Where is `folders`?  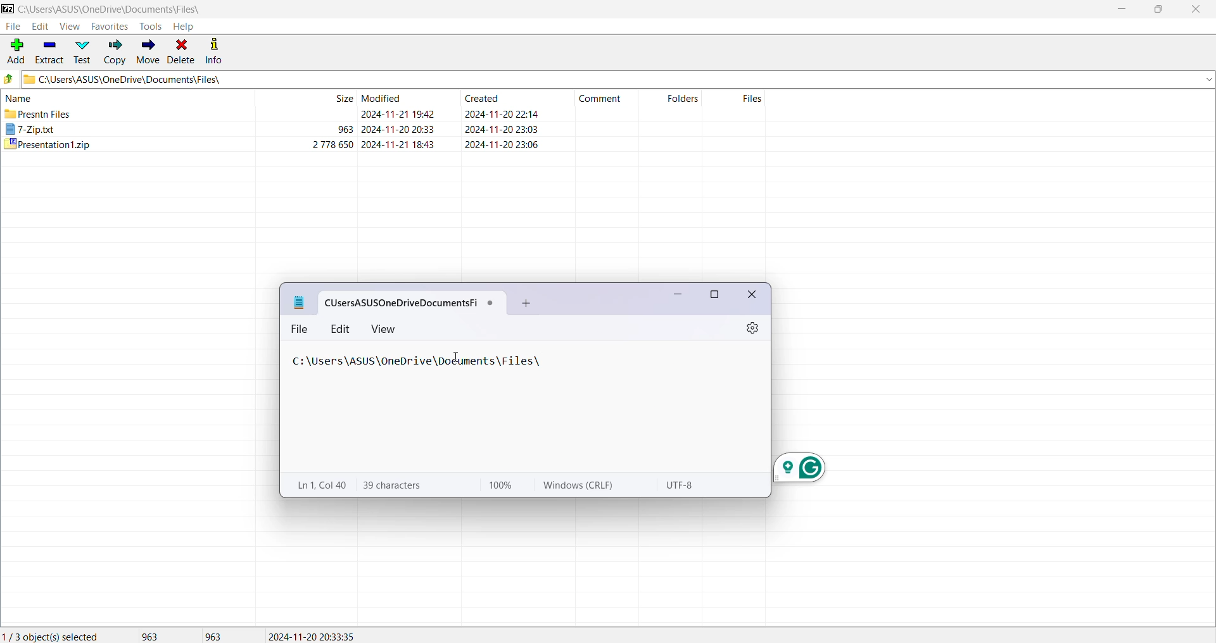 folders is located at coordinates (683, 98).